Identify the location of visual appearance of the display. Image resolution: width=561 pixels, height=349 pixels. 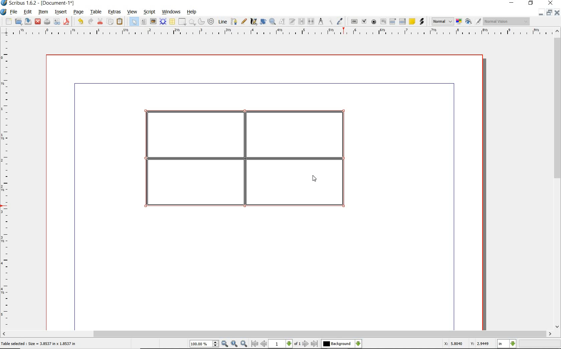
(506, 21).